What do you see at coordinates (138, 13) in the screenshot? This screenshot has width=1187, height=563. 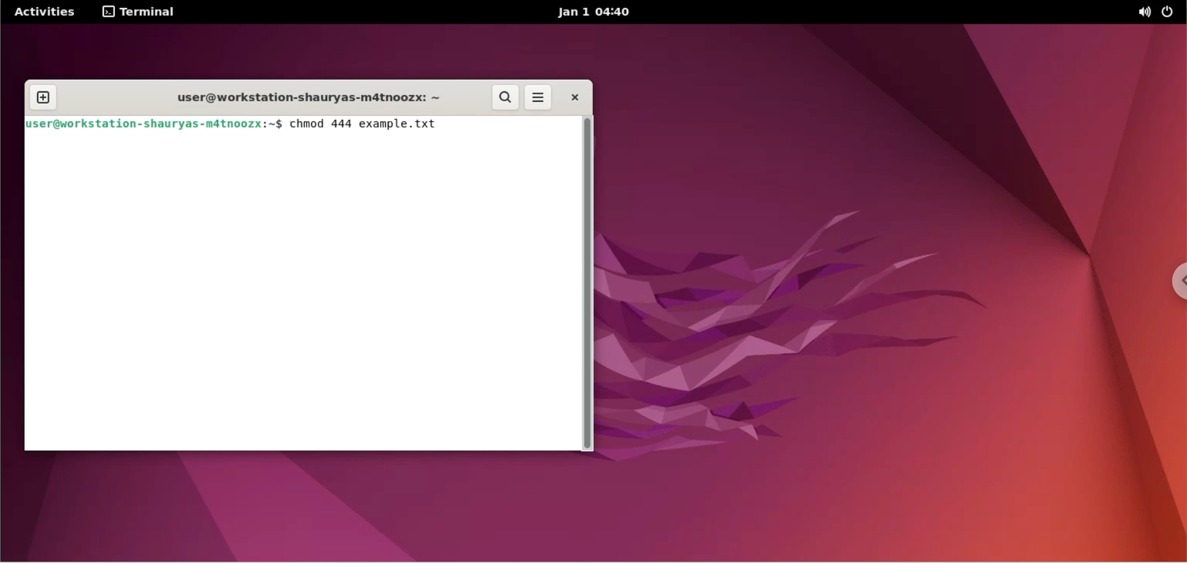 I see `terminal` at bounding box center [138, 13].